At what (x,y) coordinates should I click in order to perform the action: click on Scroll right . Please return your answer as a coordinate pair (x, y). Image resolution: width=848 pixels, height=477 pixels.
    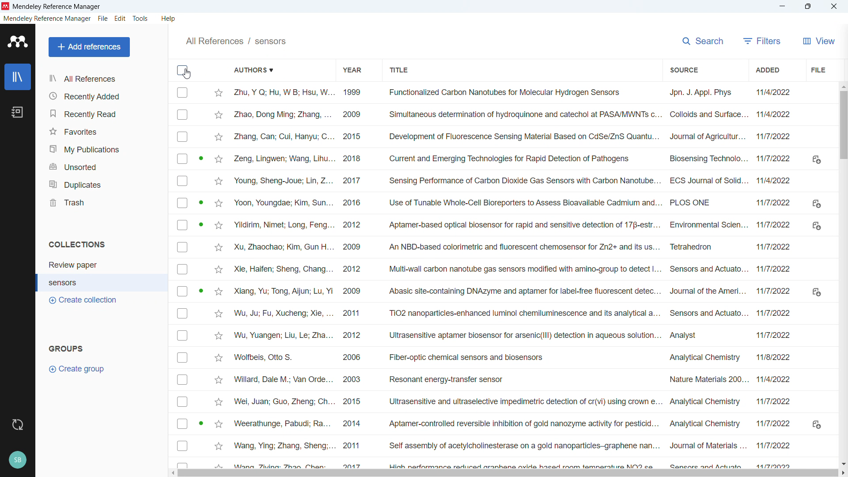
    Looking at the image, I should click on (843, 473).